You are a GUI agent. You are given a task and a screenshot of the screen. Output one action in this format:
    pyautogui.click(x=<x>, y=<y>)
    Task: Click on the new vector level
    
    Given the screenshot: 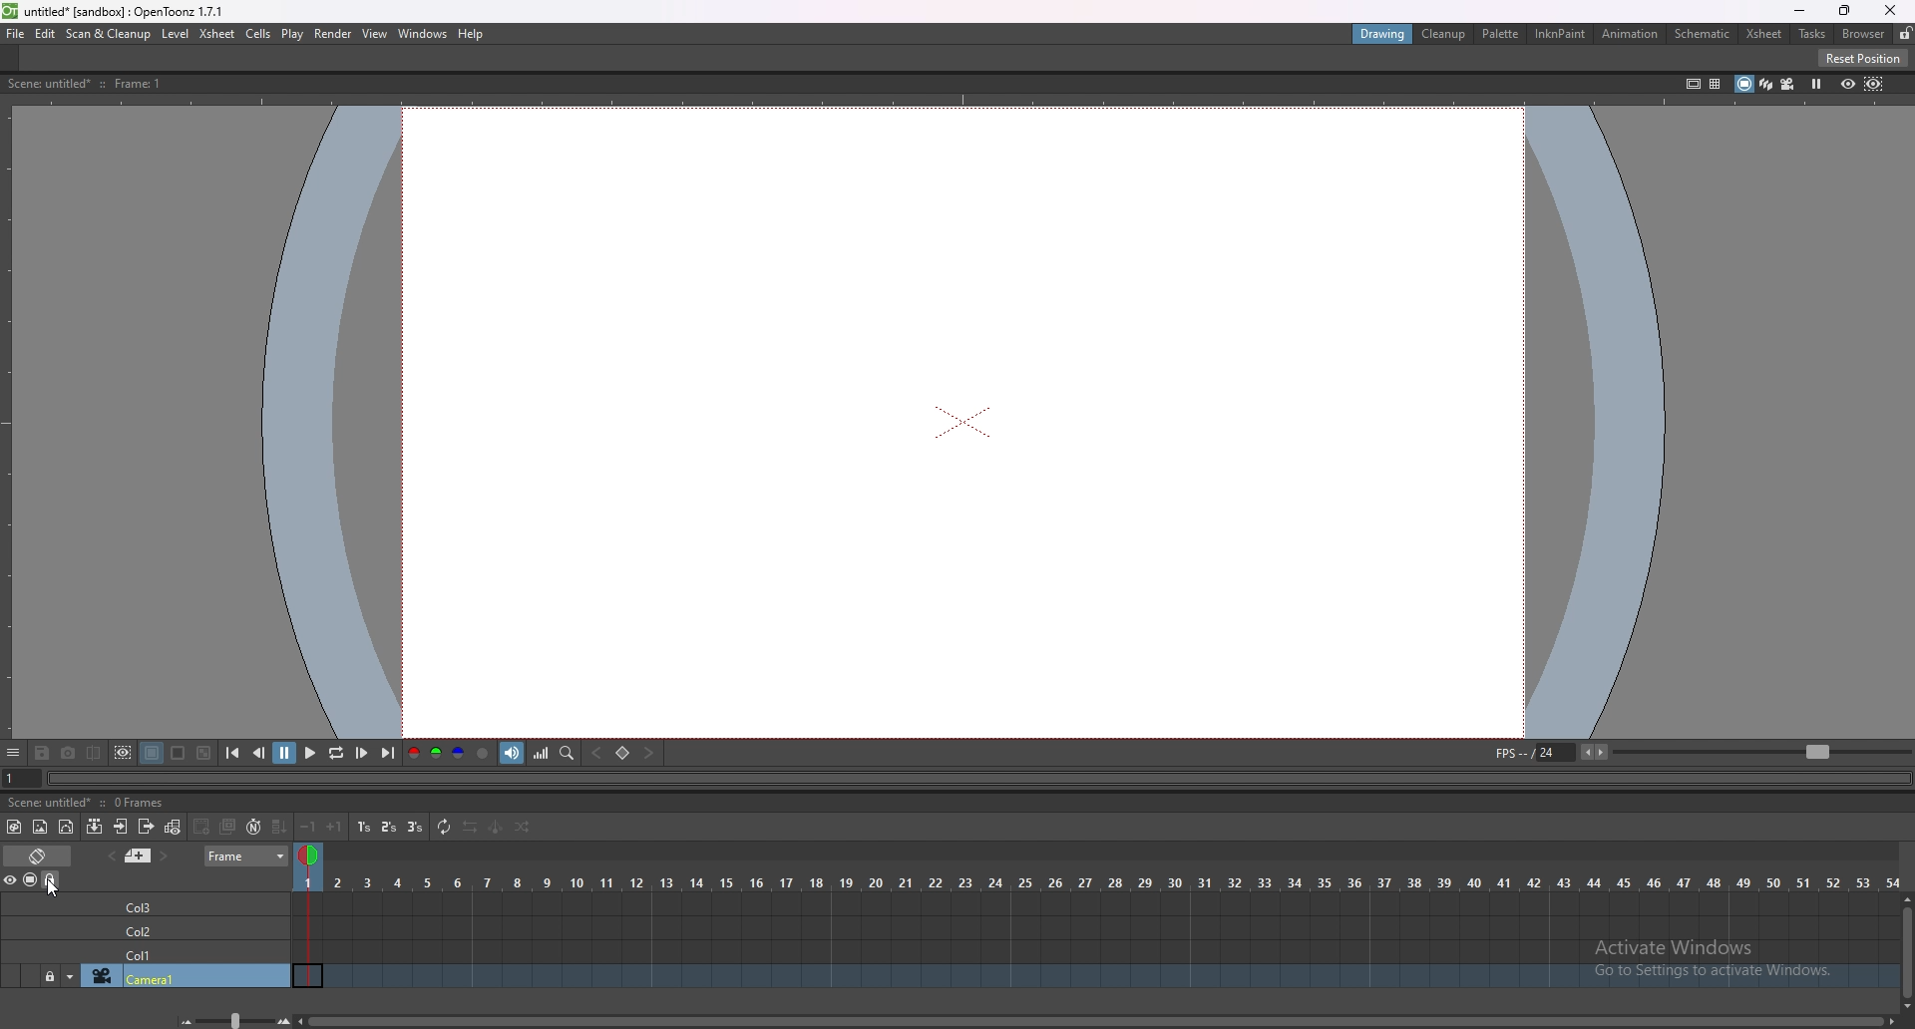 What is the action you would take?
    pyautogui.click(x=68, y=827)
    